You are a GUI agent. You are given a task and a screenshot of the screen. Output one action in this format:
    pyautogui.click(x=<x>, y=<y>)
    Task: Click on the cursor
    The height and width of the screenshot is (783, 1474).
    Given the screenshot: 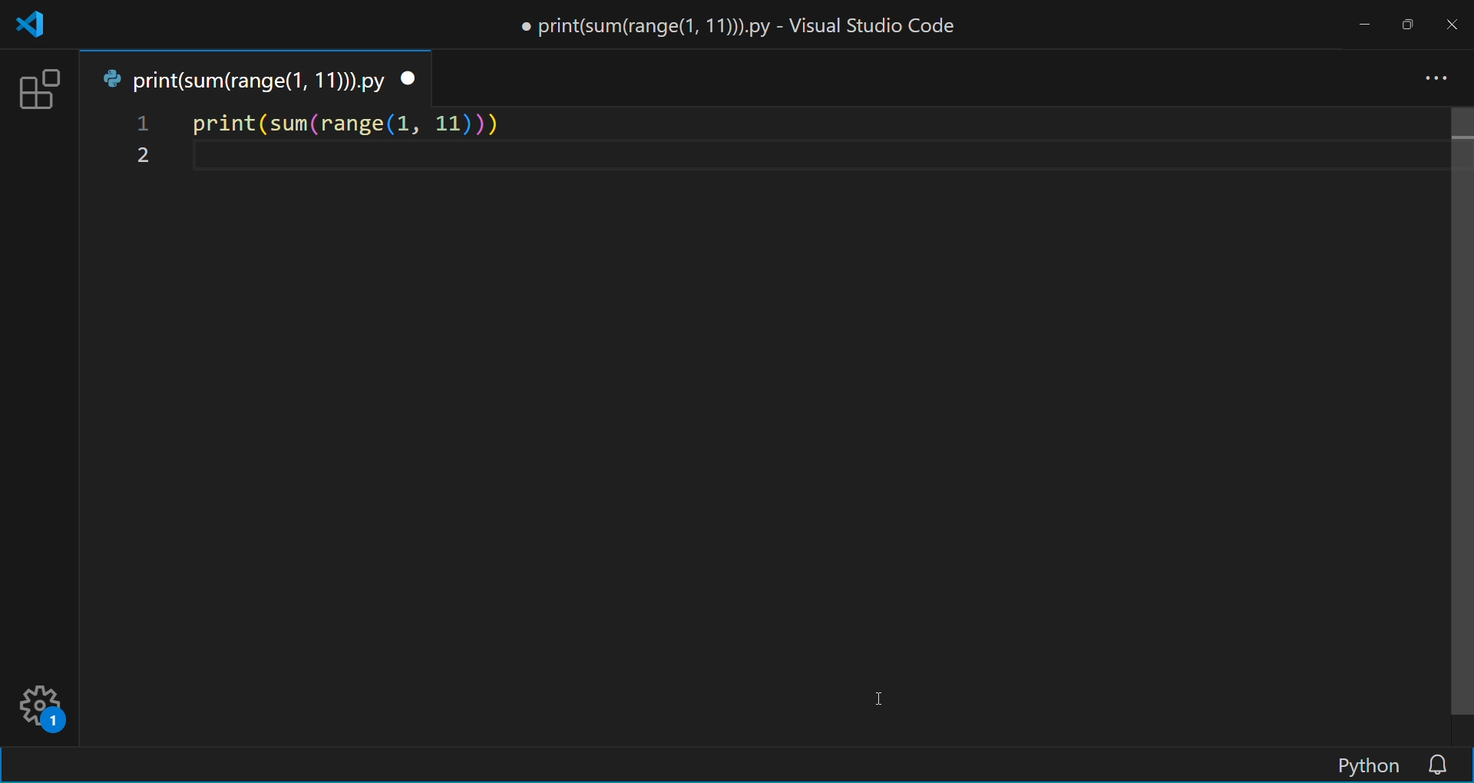 What is the action you would take?
    pyautogui.click(x=881, y=700)
    